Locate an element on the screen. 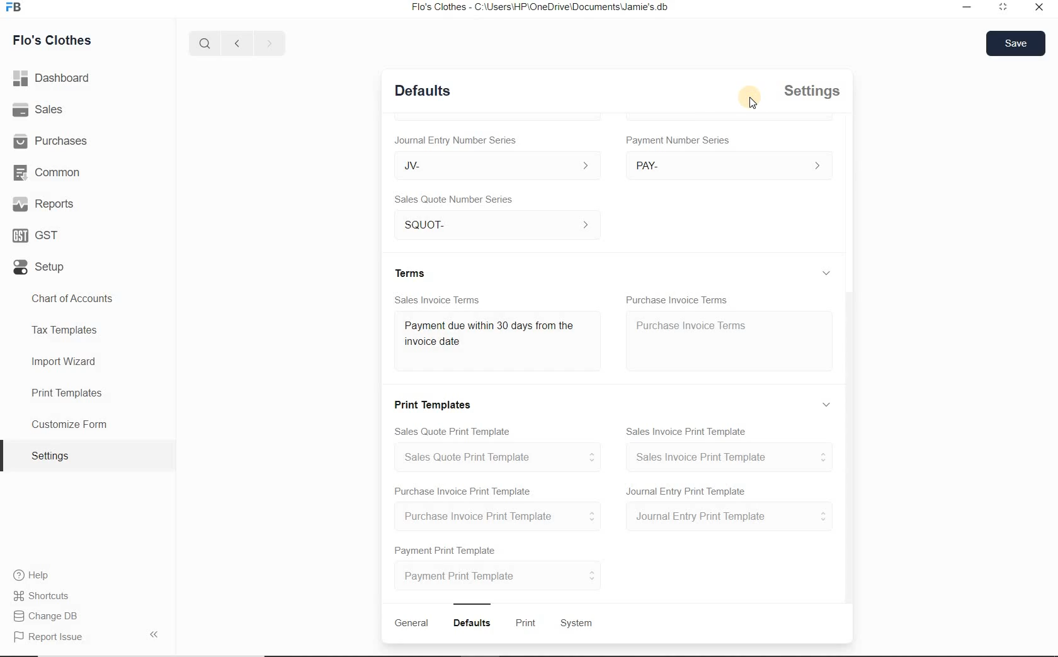 This screenshot has width=1058, height=657. Minimize is located at coordinates (967, 7).